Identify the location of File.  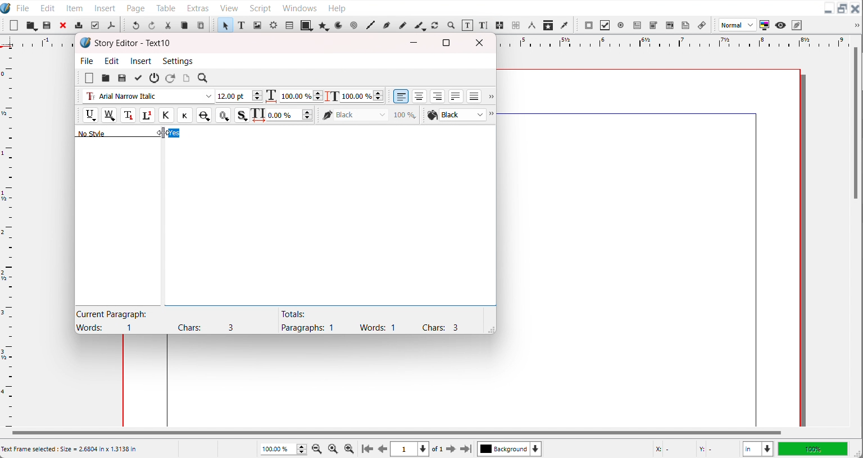
(88, 60).